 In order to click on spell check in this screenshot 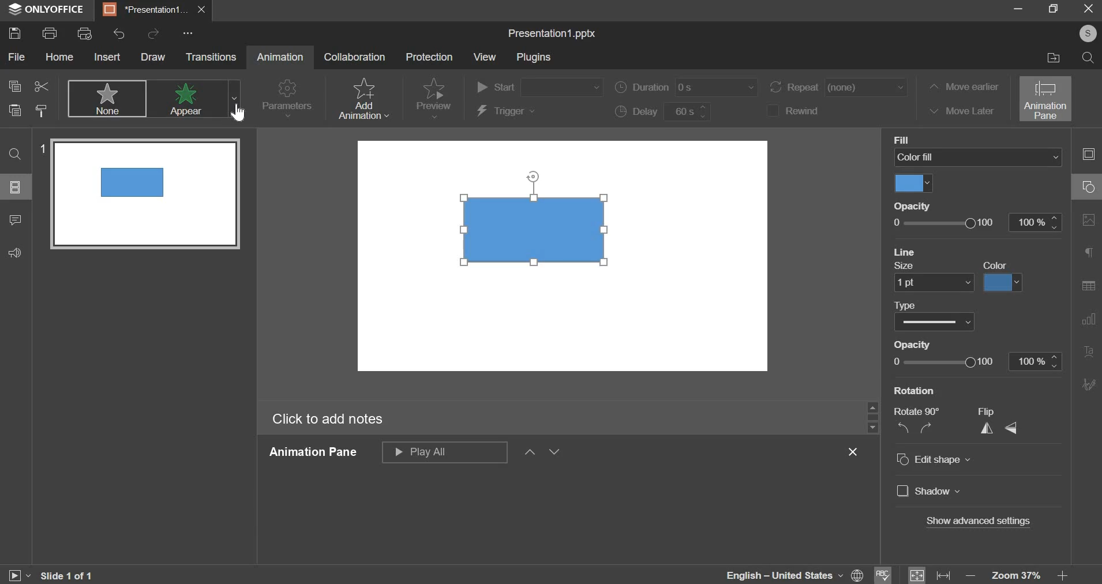, I will do `click(887, 573)`.